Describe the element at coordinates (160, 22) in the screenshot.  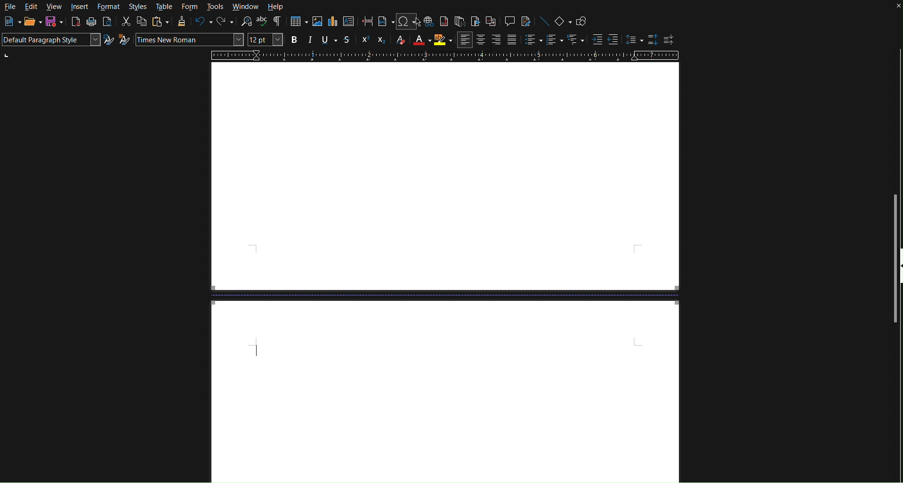
I see `Paste` at that location.